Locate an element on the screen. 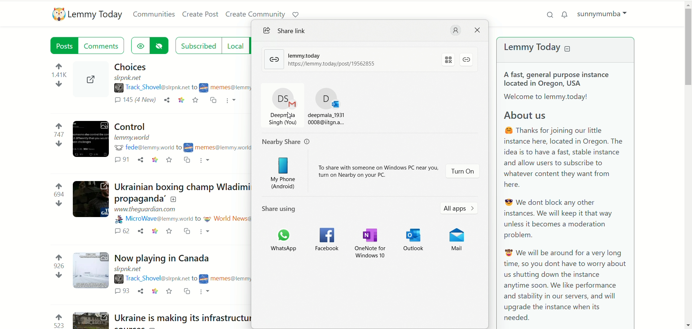 The width and height of the screenshot is (692, 329). subscribed is located at coordinates (197, 45).